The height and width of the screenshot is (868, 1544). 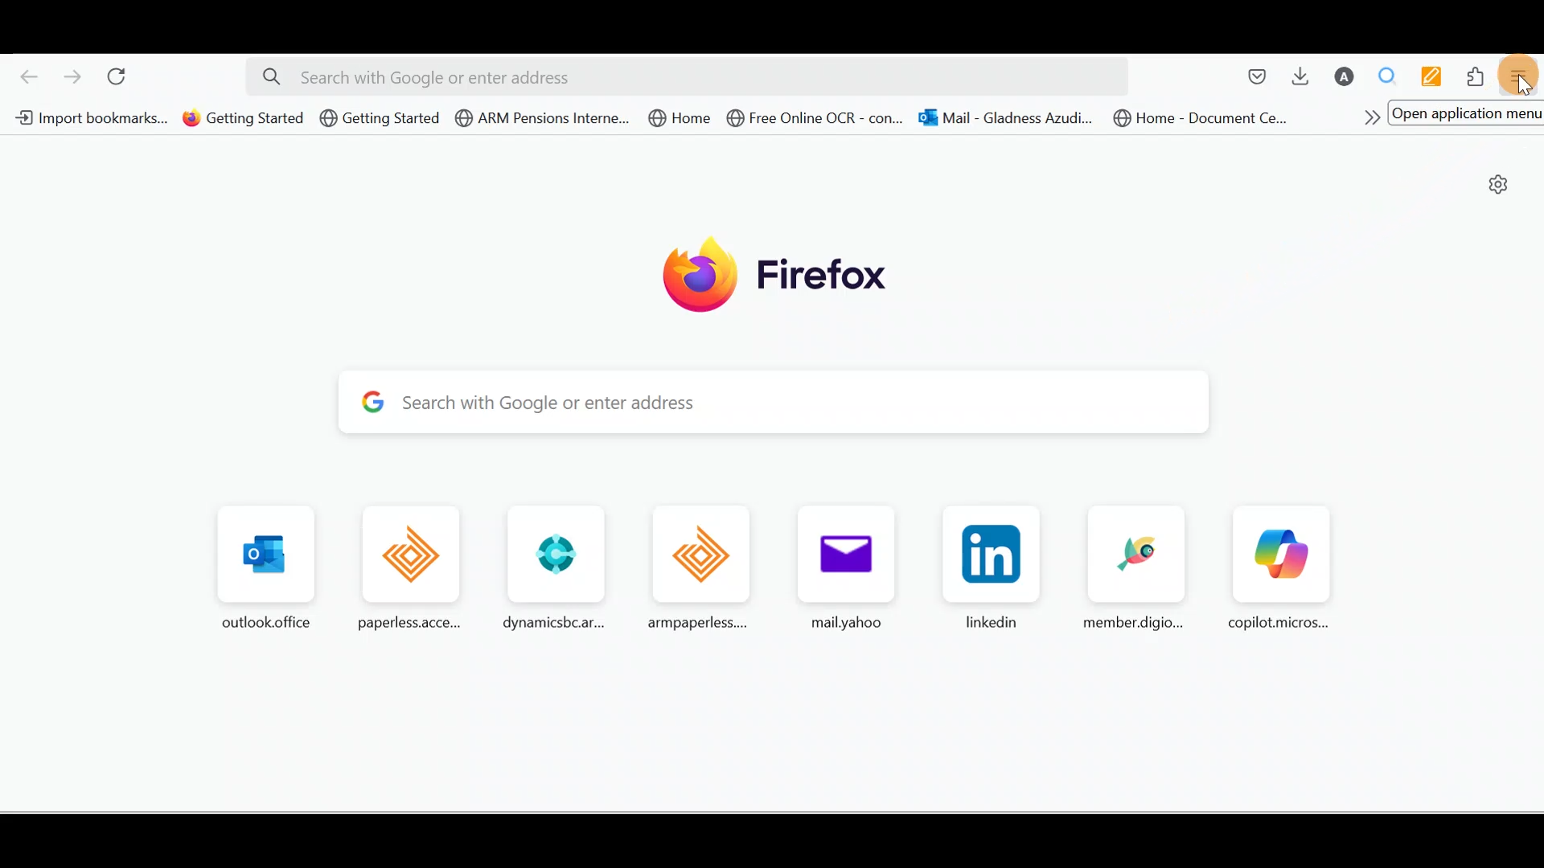 I want to click on Bookmark 6, so click(x=816, y=120).